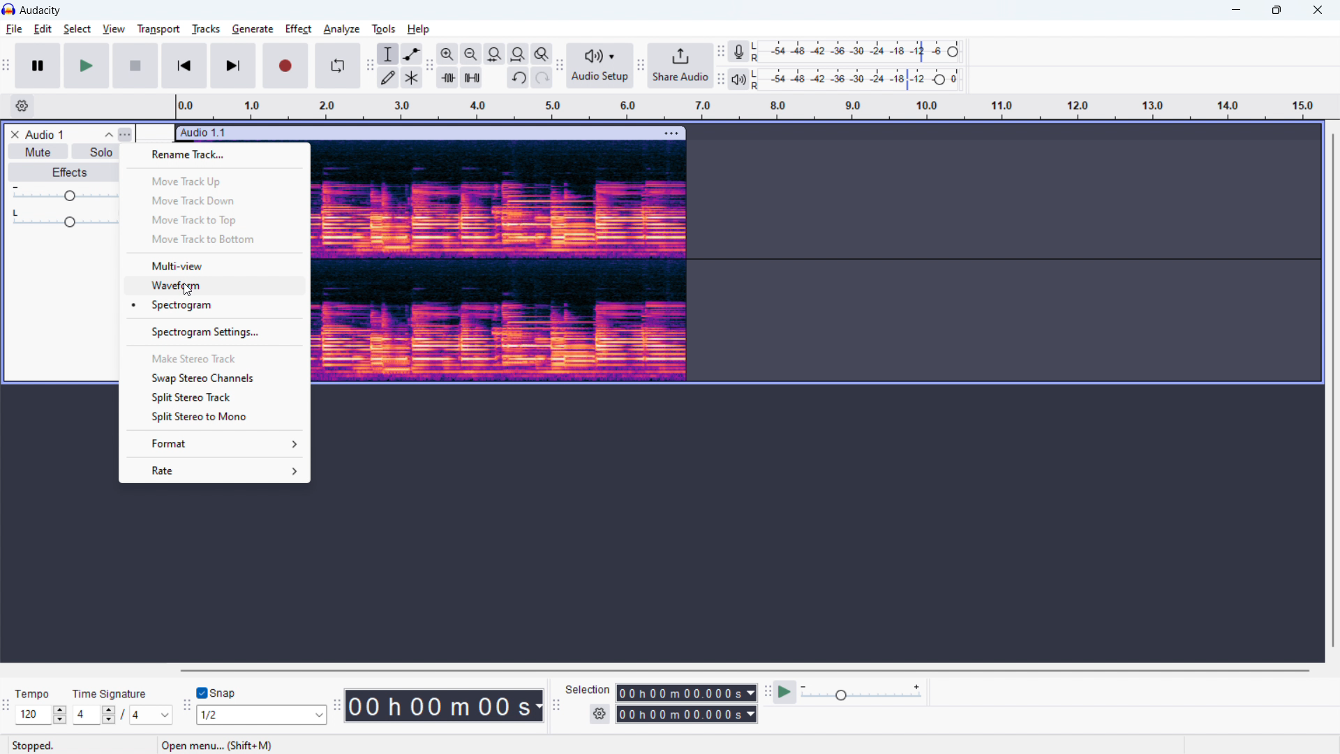  Describe the element at coordinates (342, 28) in the screenshot. I see `analyze` at that location.